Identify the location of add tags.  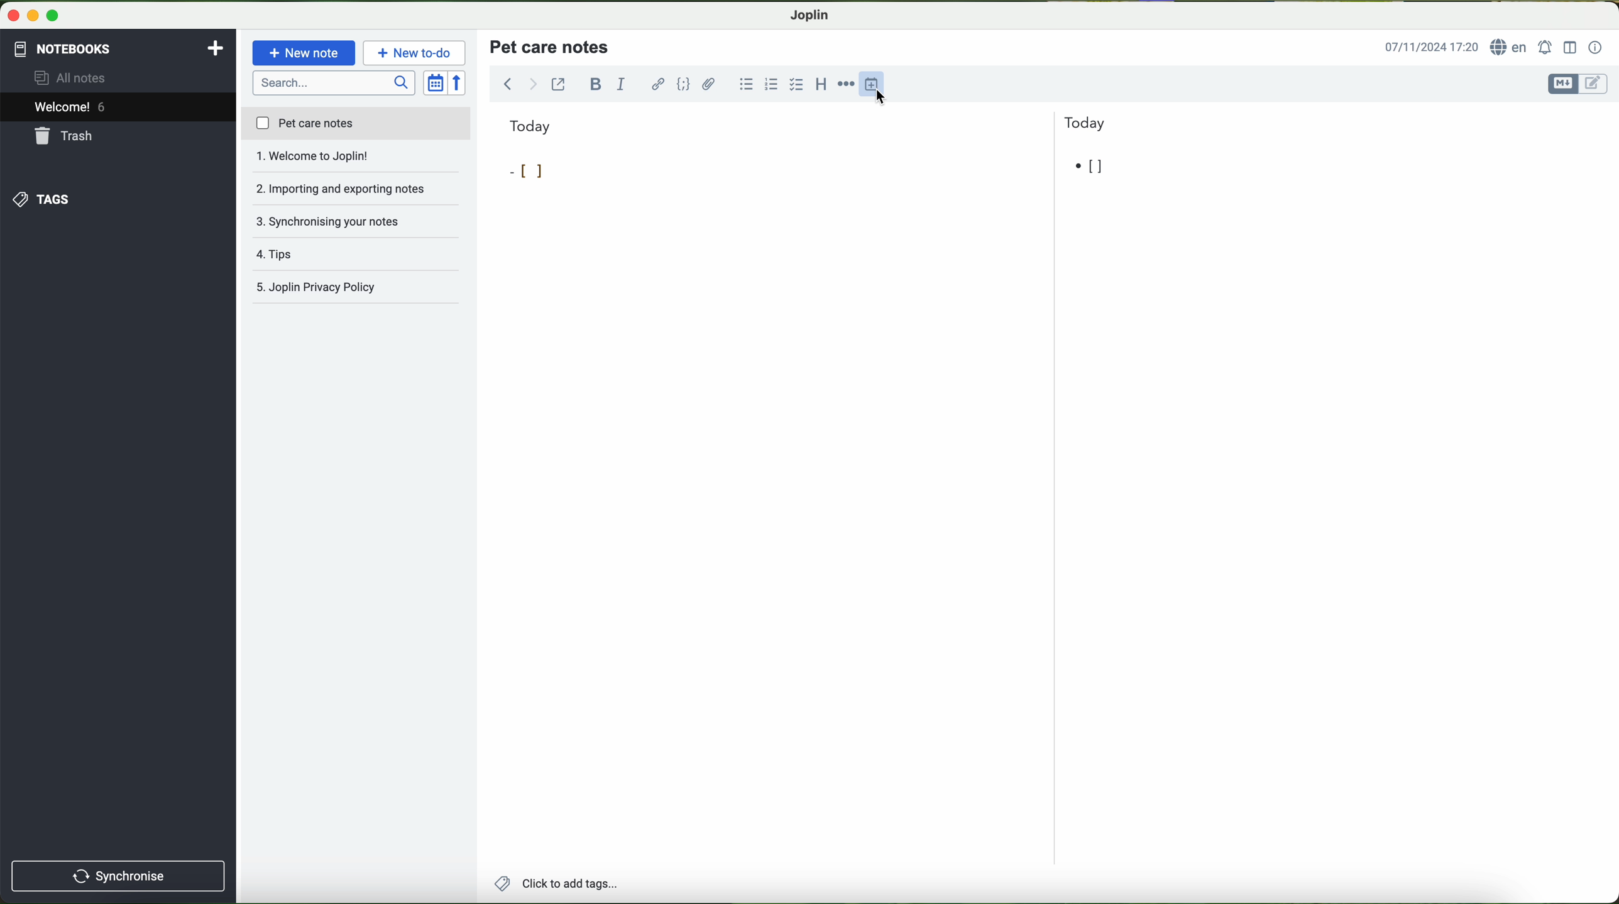
(556, 885).